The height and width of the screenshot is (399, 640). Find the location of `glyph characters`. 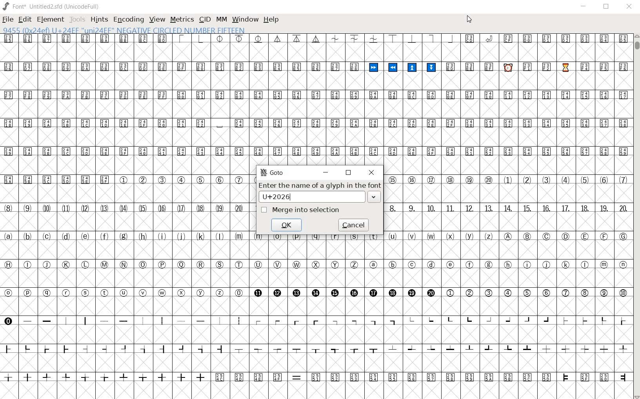

glyph characters is located at coordinates (441, 328).